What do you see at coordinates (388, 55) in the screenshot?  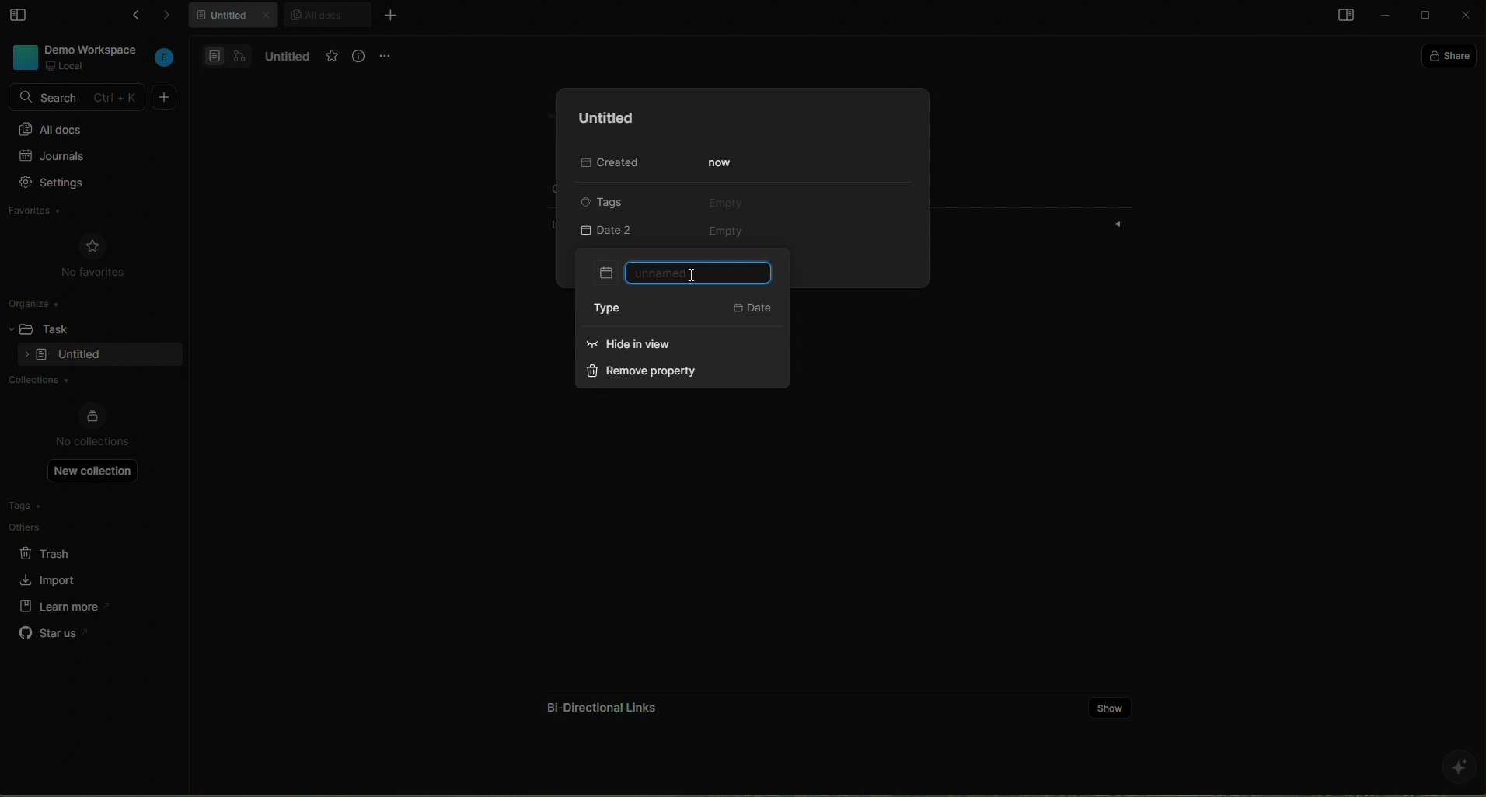 I see `options` at bounding box center [388, 55].